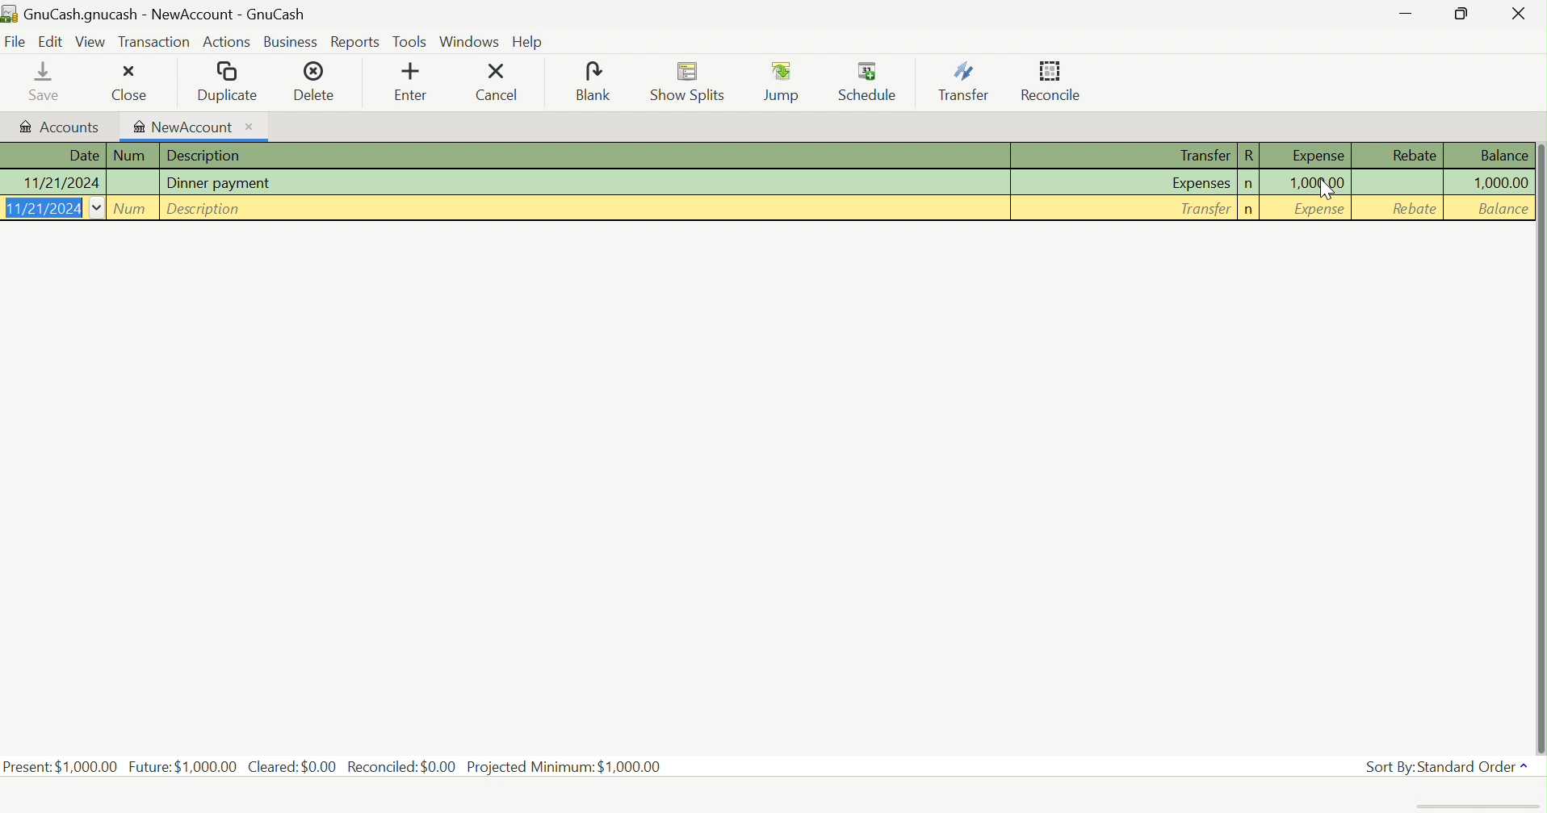 This screenshot has width=1547, height=813. Describe the element at coordinates (153, 40) in the screenshot. I see `Transaction` at that location.